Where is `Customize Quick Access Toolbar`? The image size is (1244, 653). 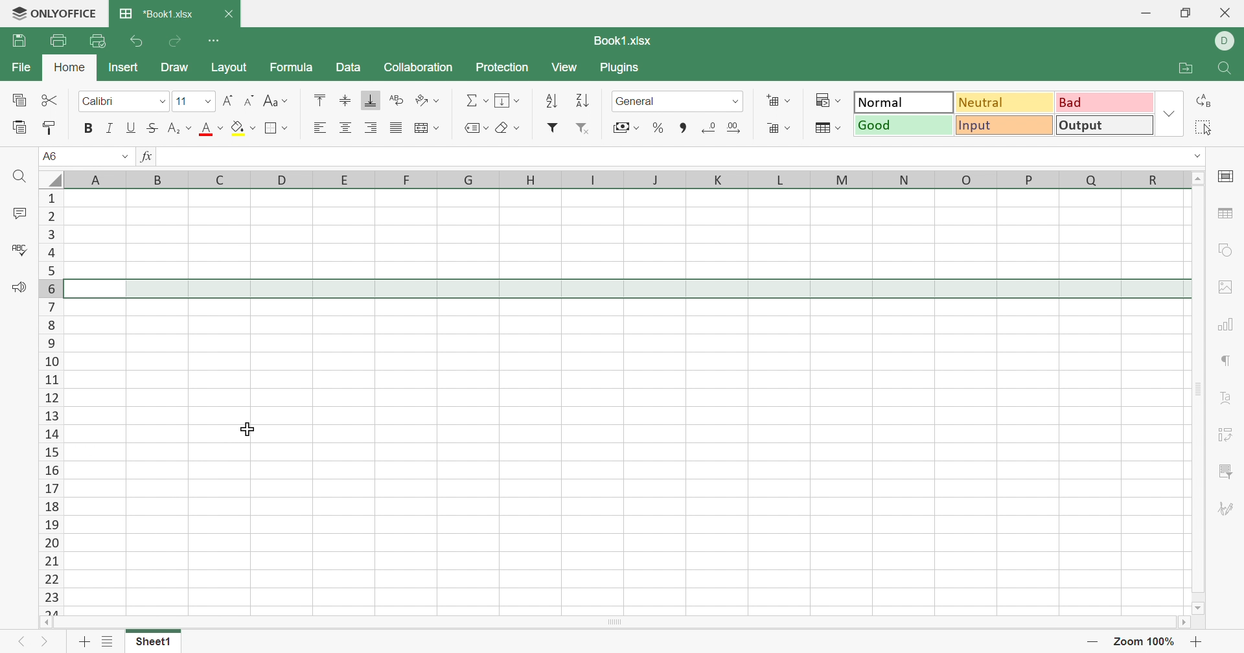
Customize Quick Access Toolbar is located at coordinates (213, 39).